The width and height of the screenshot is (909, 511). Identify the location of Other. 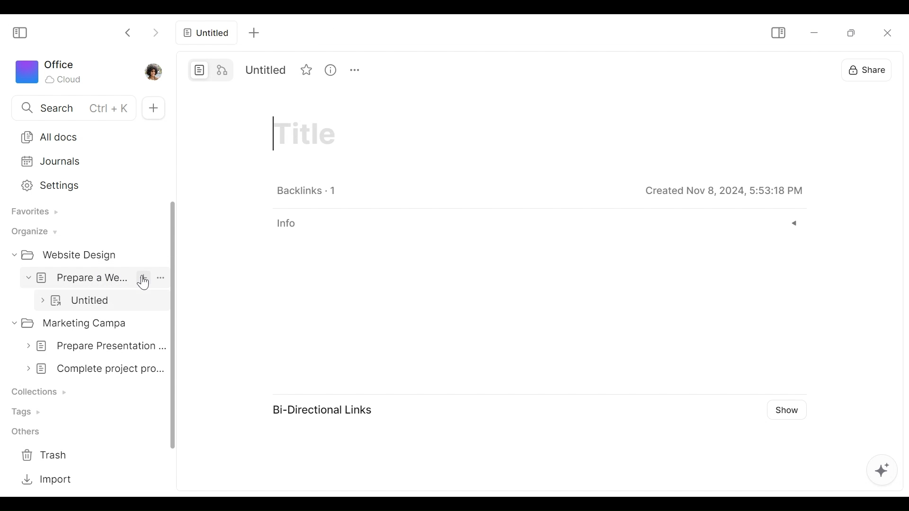
(29, 431).